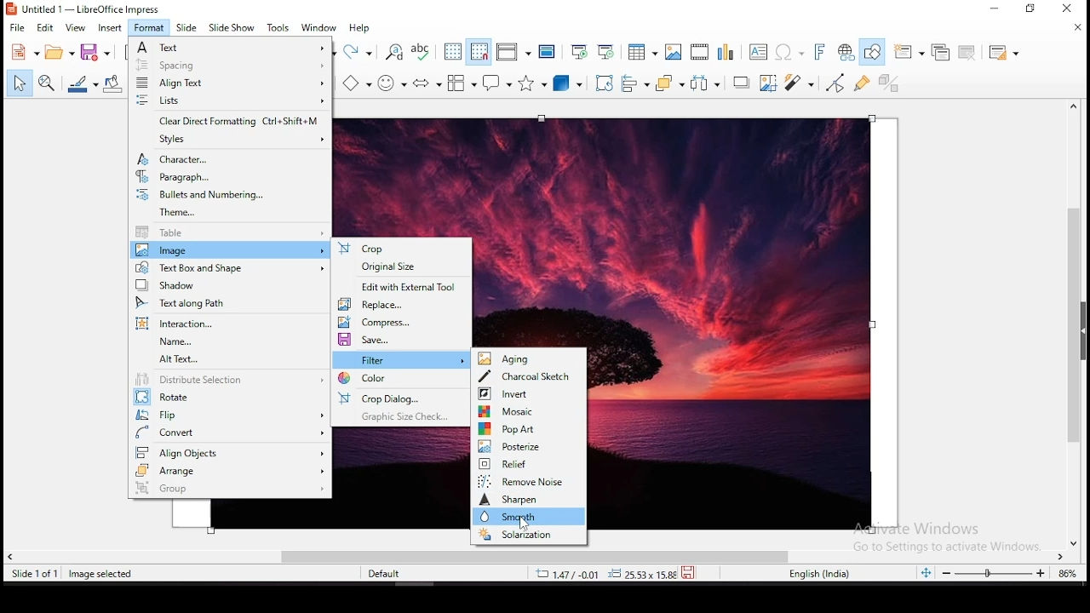  Describe the element at coordinates (638, 574) in the screenshot. I see `0.00x0.00` at that location.